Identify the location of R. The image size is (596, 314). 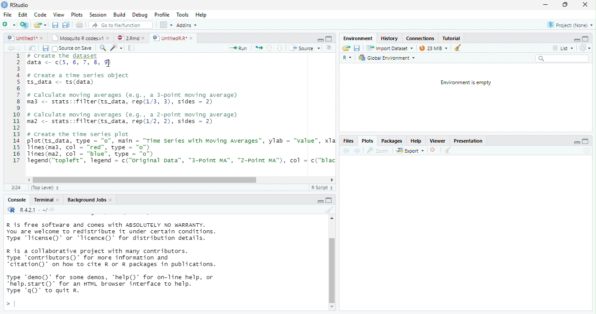
(10, 209).